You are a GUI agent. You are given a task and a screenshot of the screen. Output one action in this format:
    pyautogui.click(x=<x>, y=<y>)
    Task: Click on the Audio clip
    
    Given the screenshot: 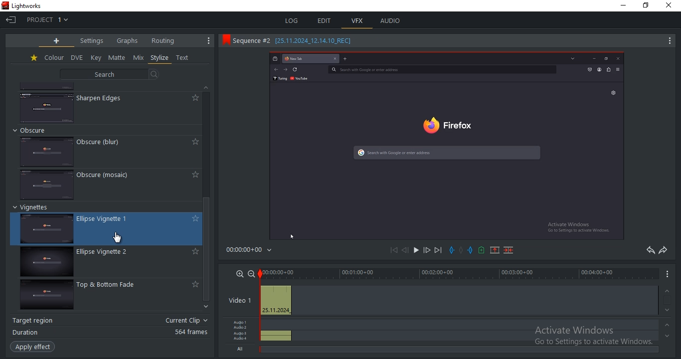 What is the action you would take?
    pyautogui.click(x=277, y=333)
    